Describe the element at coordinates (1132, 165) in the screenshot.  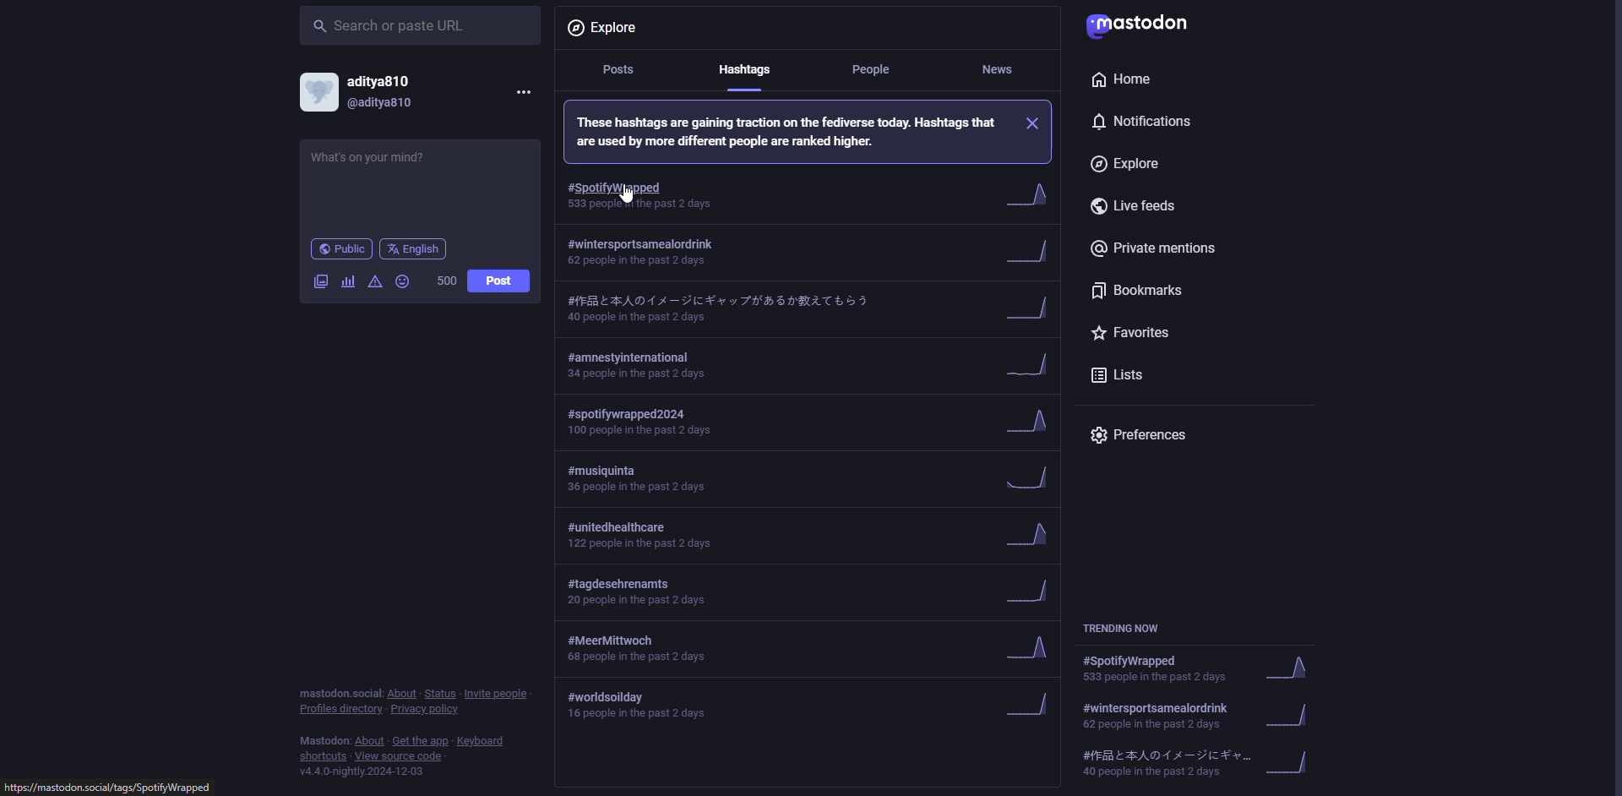
I see `explore` at that location.